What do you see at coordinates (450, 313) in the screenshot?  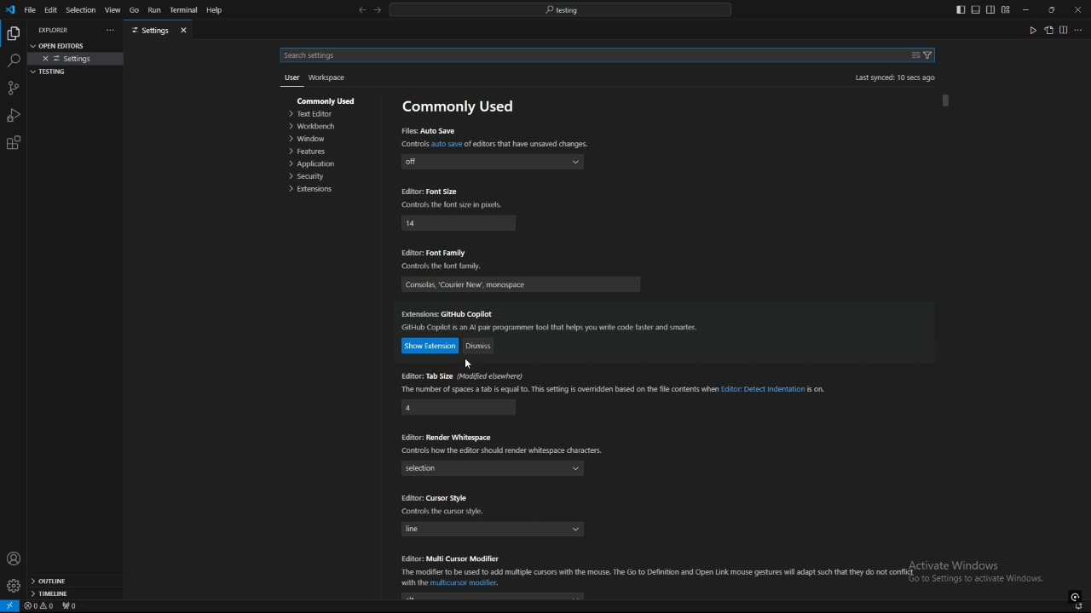 I see `extensions` at bounding box center [450, 313].